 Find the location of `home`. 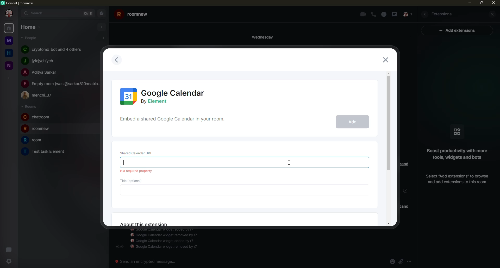

home is located at coordinates (9, 28).